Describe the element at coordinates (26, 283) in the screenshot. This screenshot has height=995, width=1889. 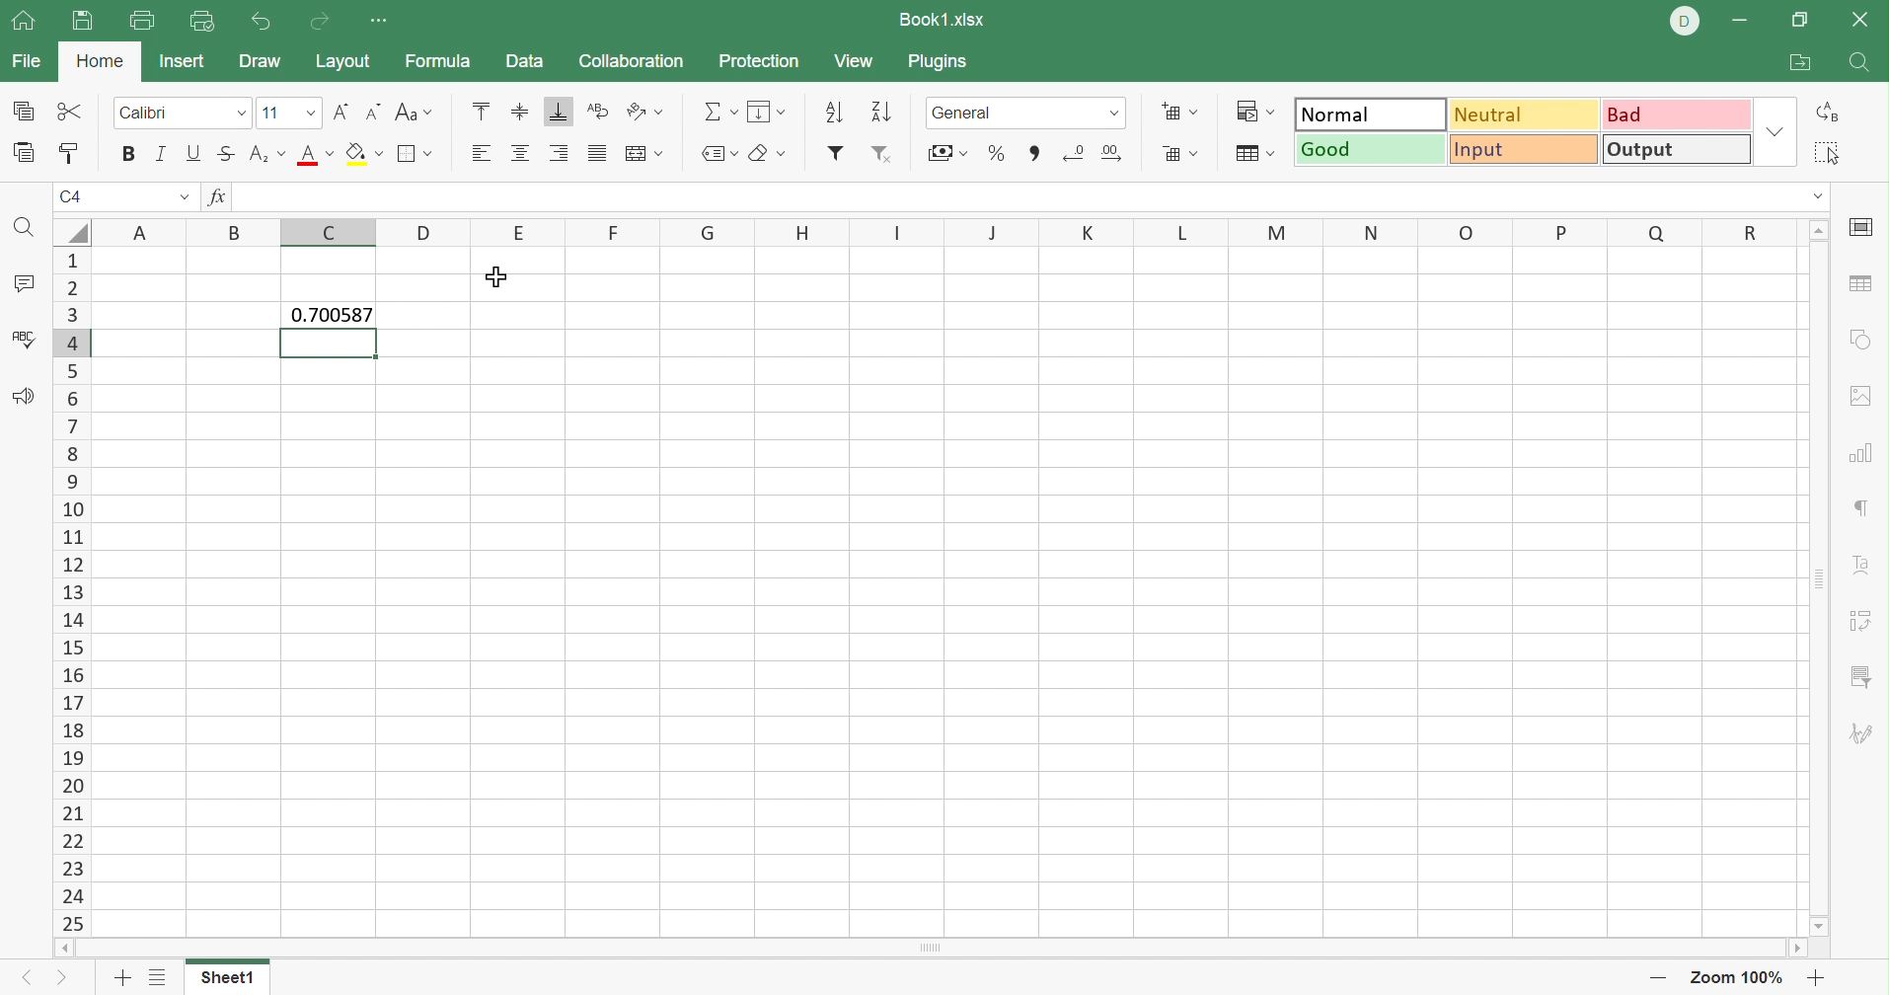
I see `Comments` at that location.